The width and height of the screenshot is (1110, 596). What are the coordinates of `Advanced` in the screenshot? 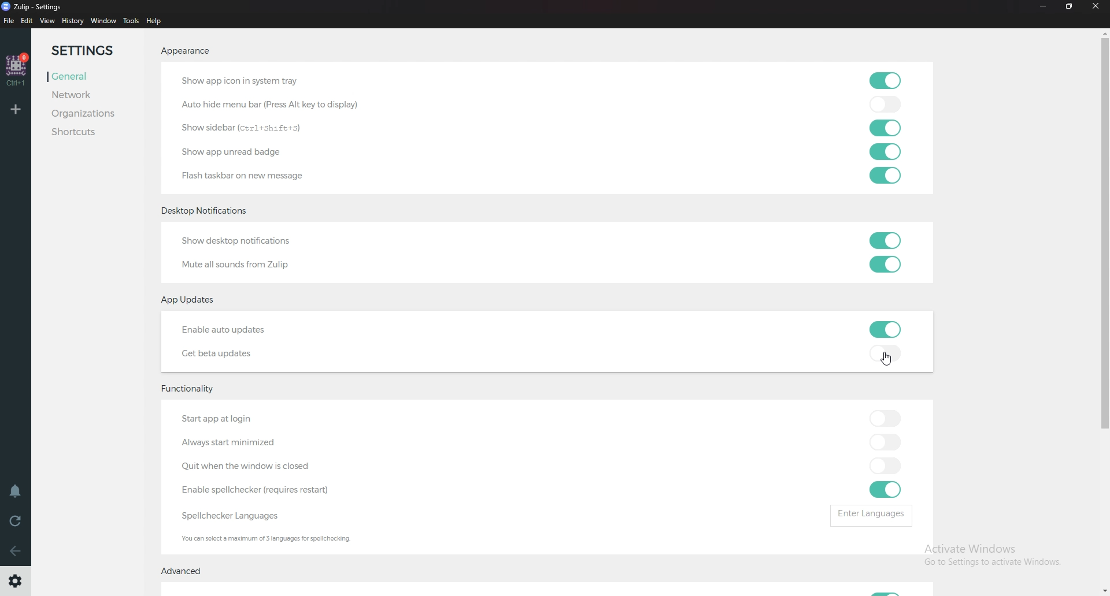 It's located at (188, 571).